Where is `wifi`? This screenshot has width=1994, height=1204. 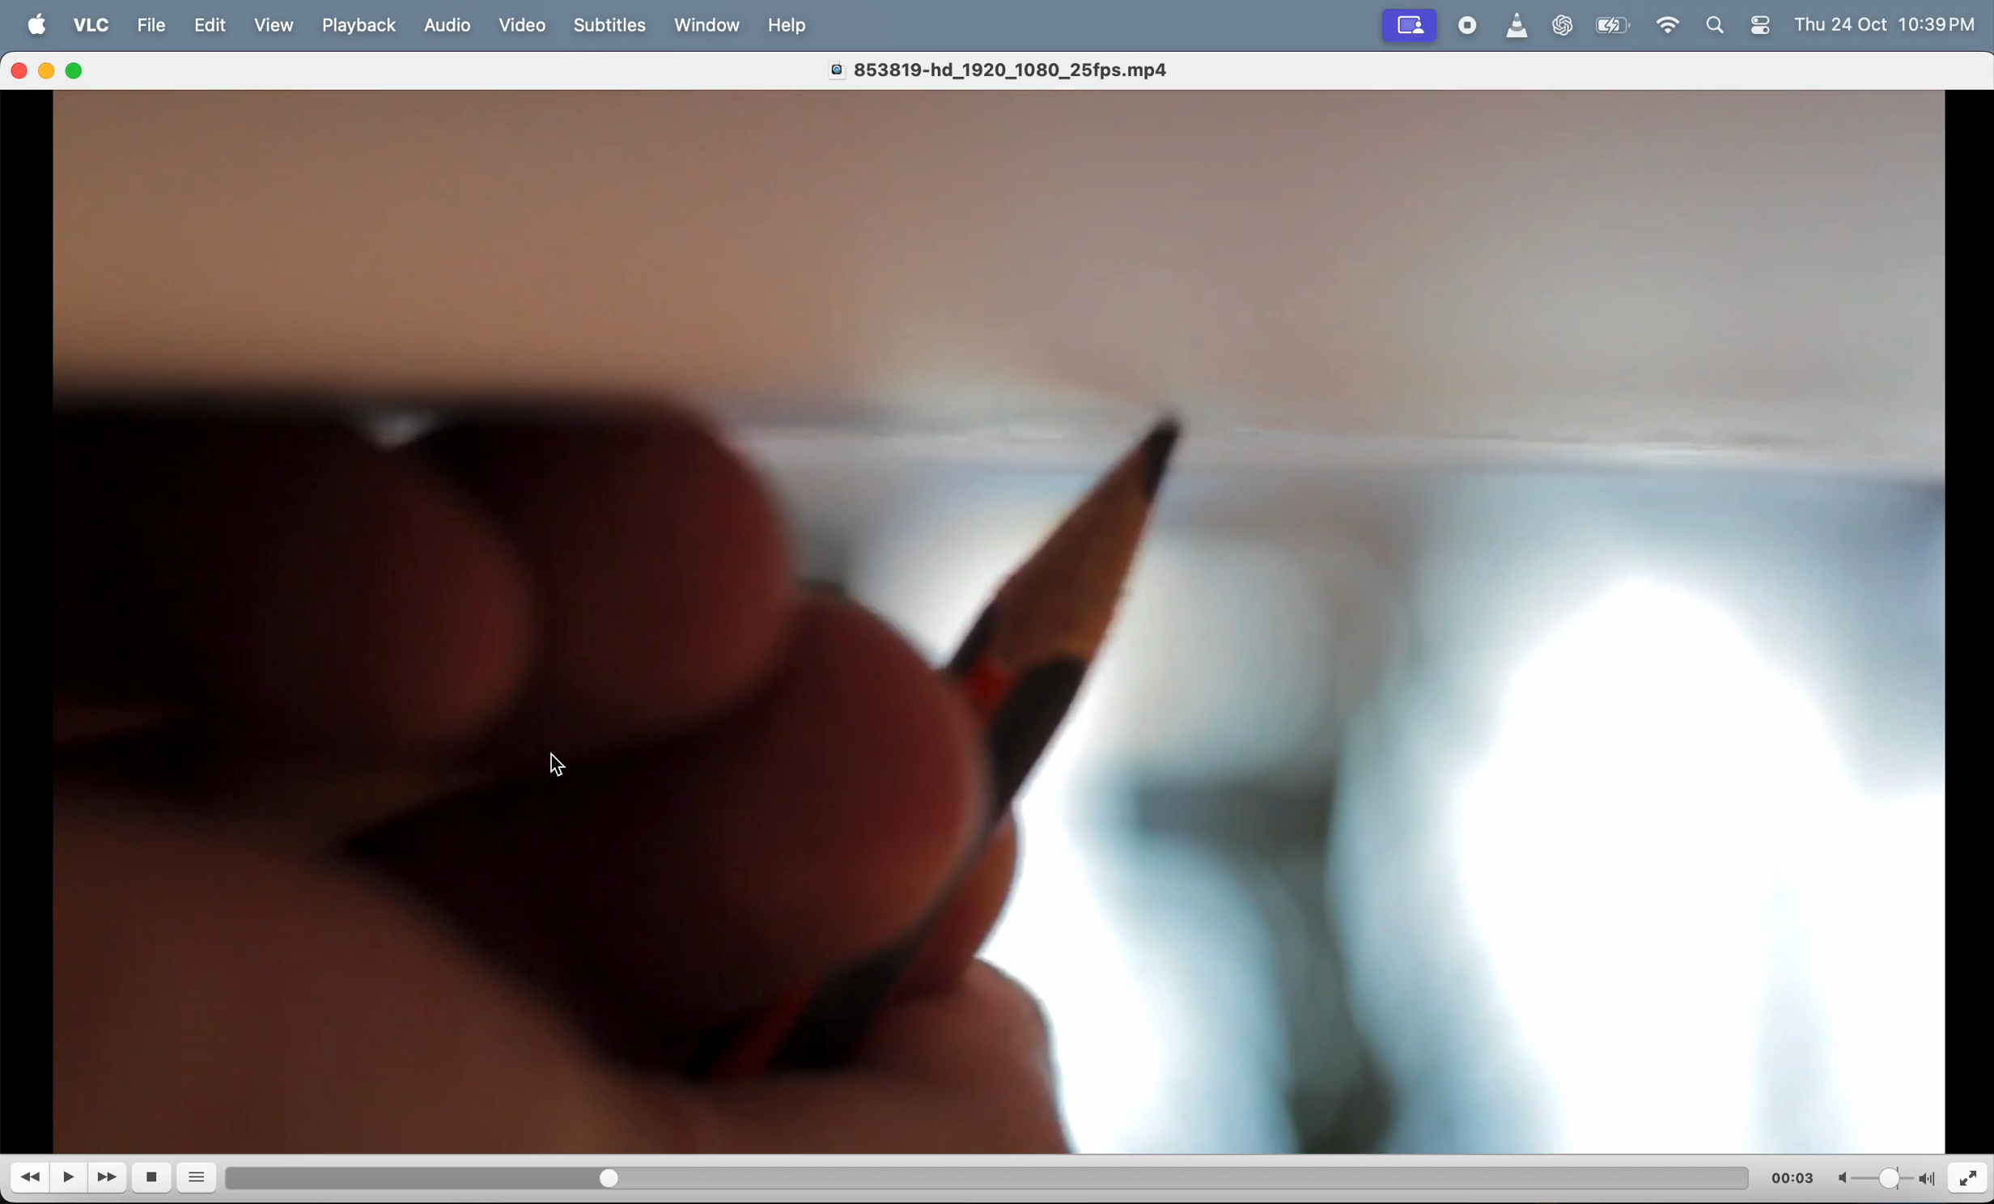 wifi is located at coordinates (1670, 29).